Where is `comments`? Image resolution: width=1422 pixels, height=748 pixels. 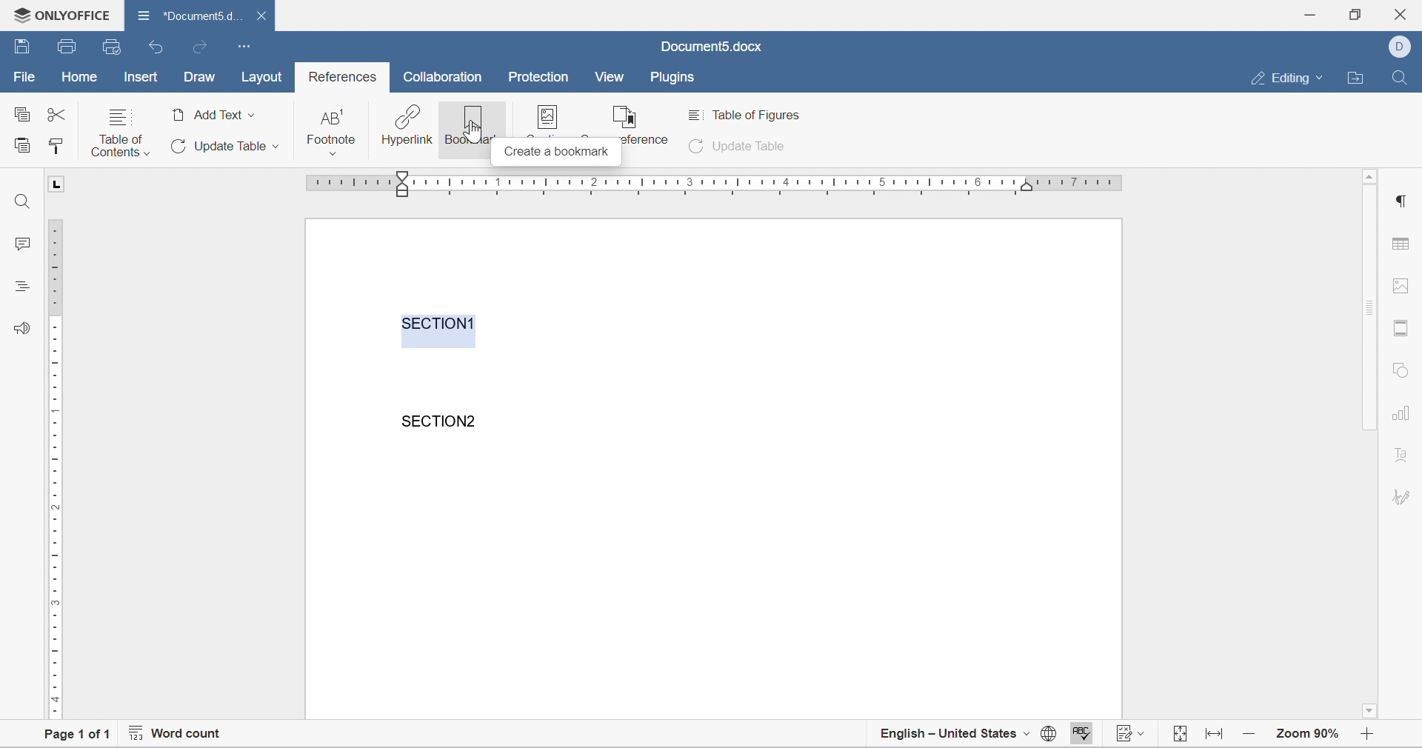 comments is located at coordinates (16, 243).